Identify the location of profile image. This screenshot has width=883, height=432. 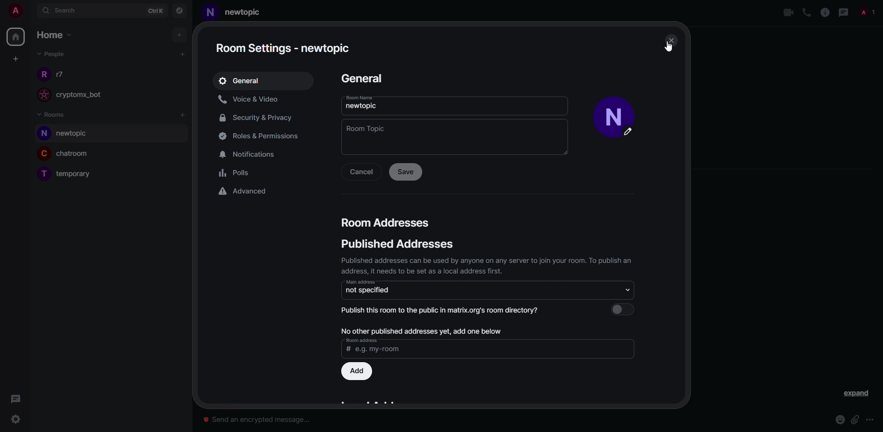
(42, 134).